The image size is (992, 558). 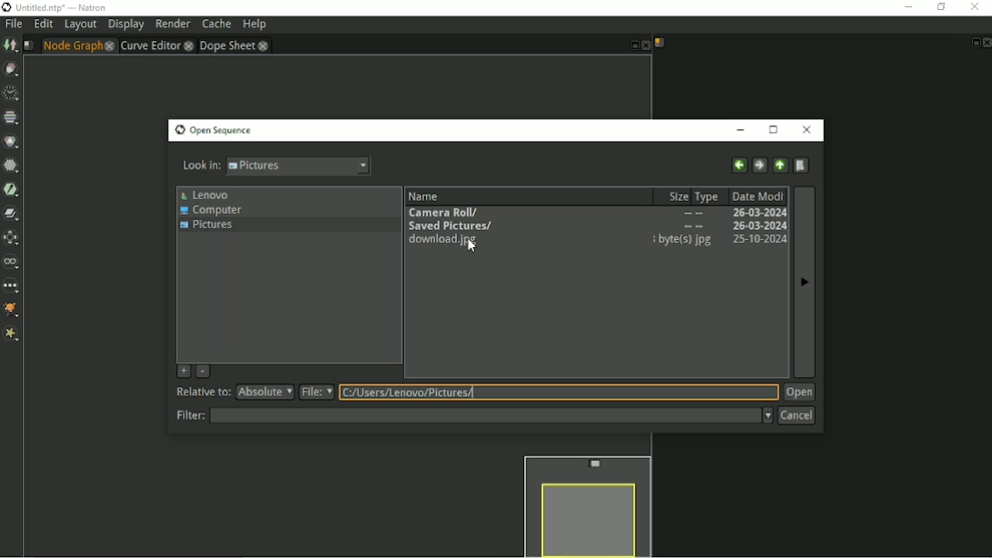 I want to click on Views, so click(x=12, y=262).